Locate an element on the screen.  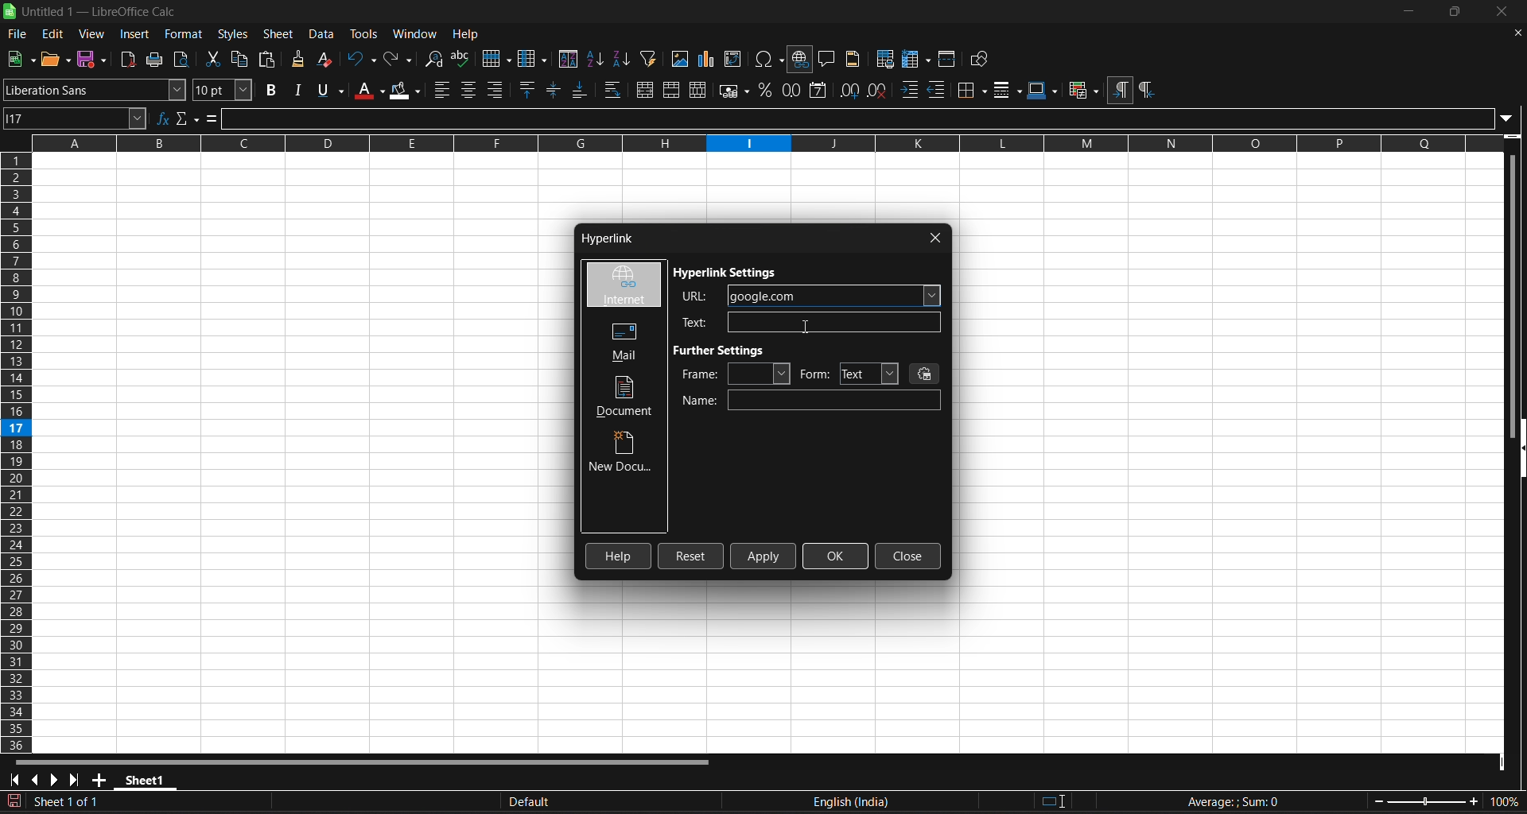
merge and center or unmerge cells depending on the current toggle state is located at coordinates (644, 89).